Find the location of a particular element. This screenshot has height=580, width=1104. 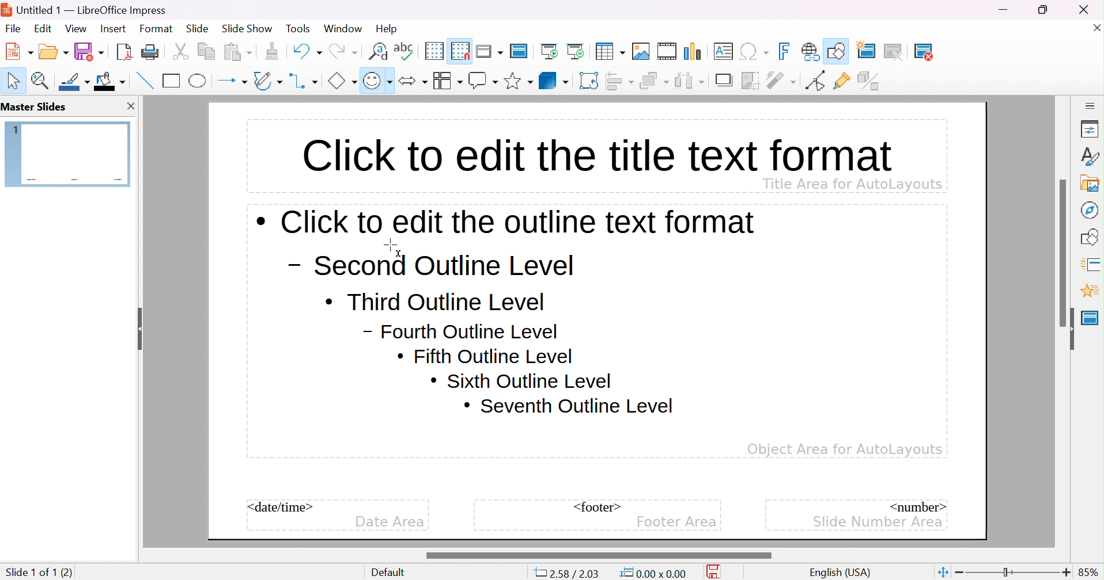

save is located at coordinates (89, 51).